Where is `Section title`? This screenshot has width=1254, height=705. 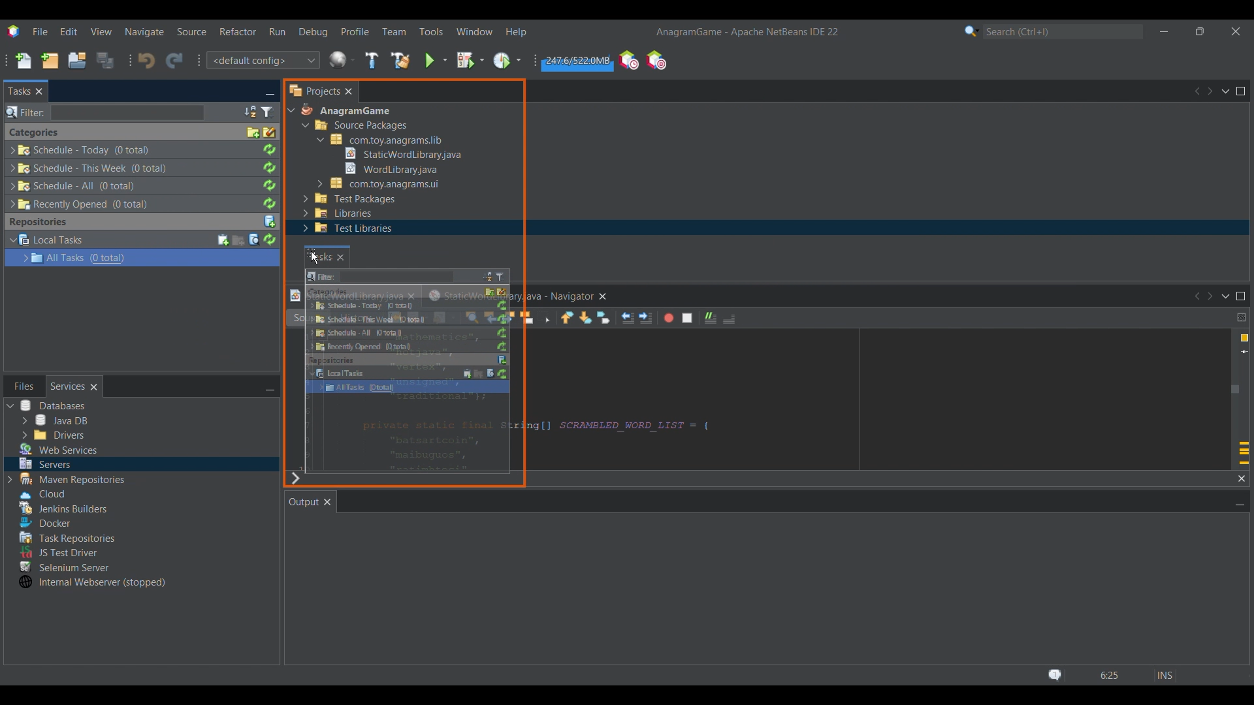 Section title is located at coordinates (34, 133).